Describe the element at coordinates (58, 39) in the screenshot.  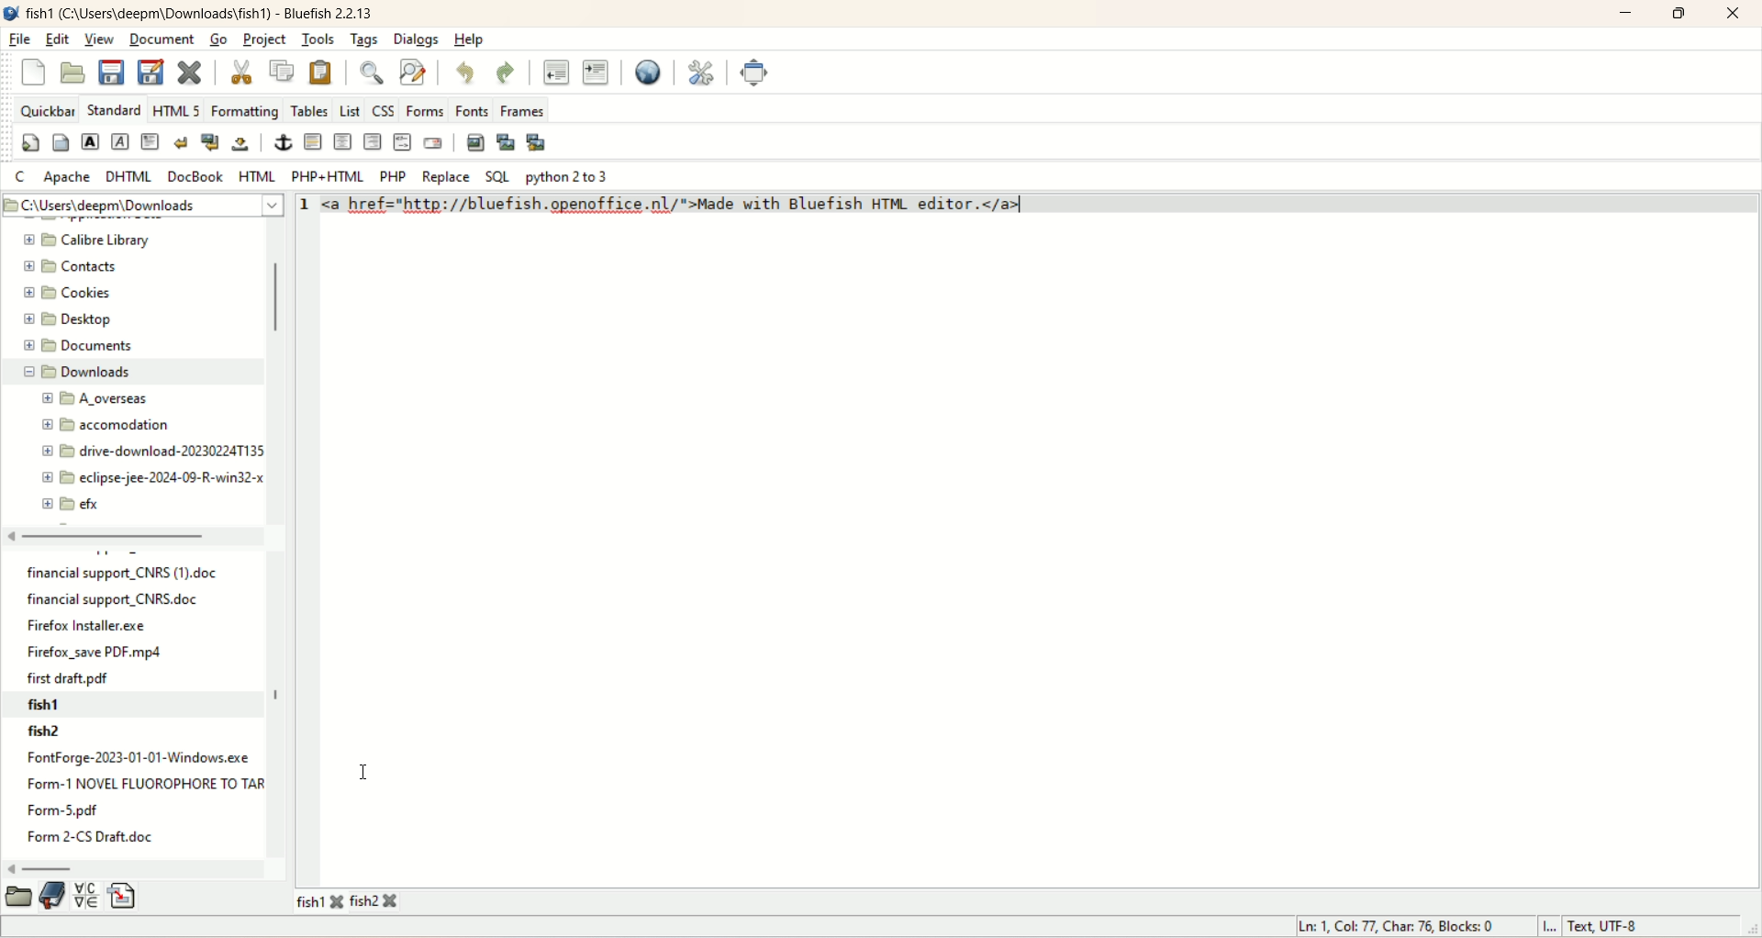
I see `edit` at that location.